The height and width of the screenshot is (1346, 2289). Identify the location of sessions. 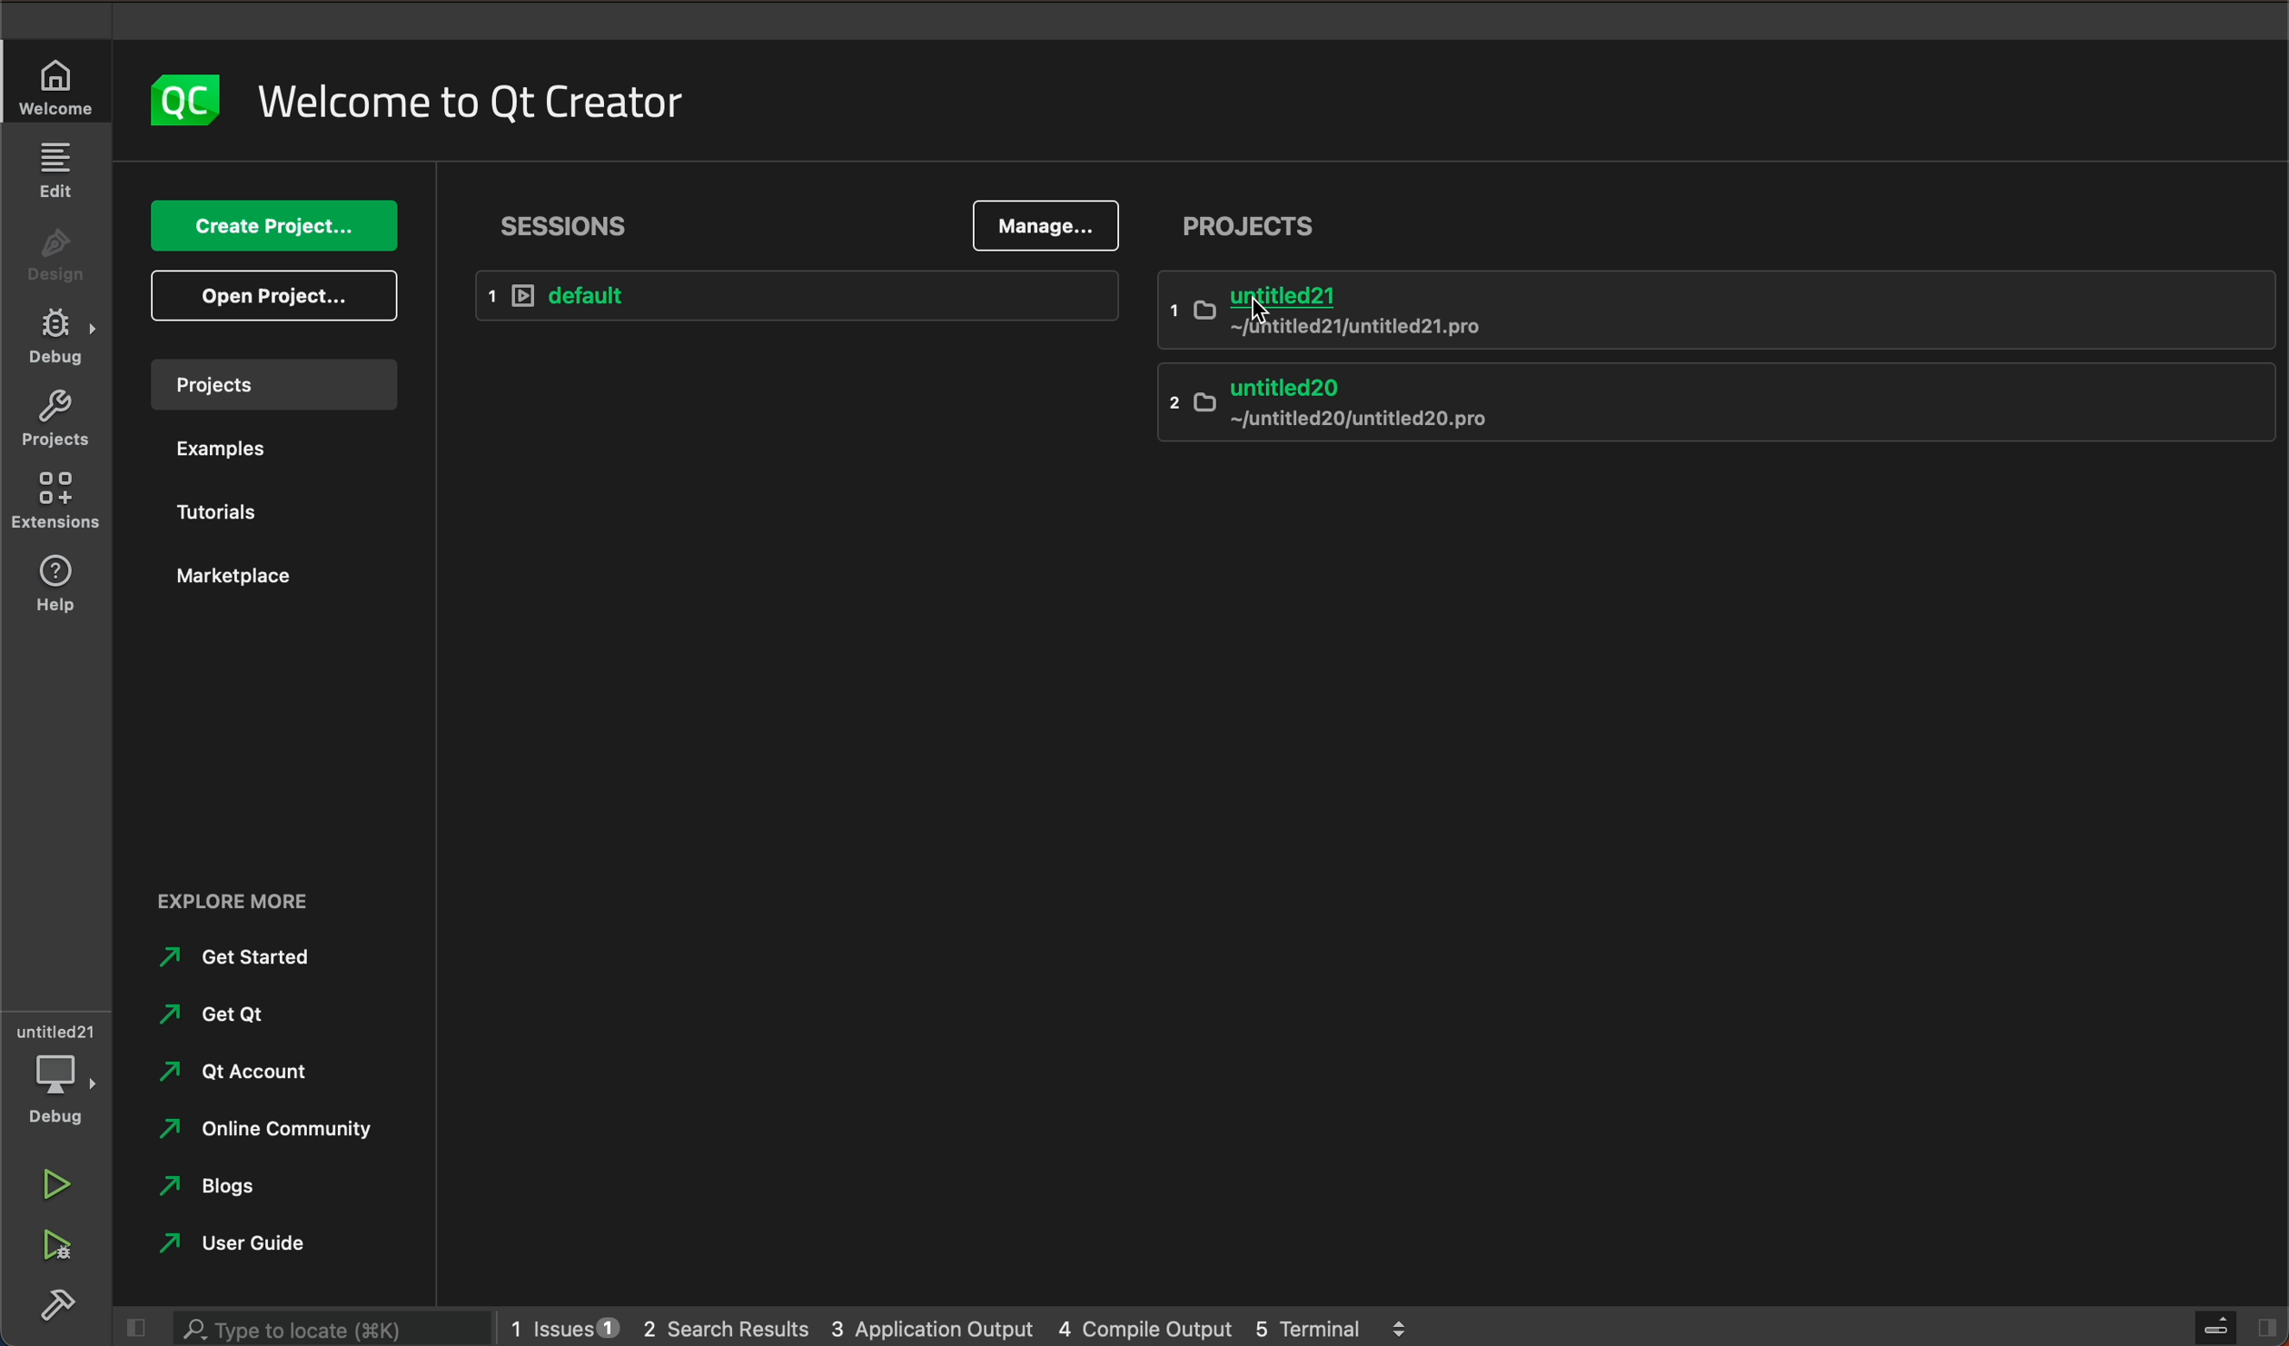
(569, 217).